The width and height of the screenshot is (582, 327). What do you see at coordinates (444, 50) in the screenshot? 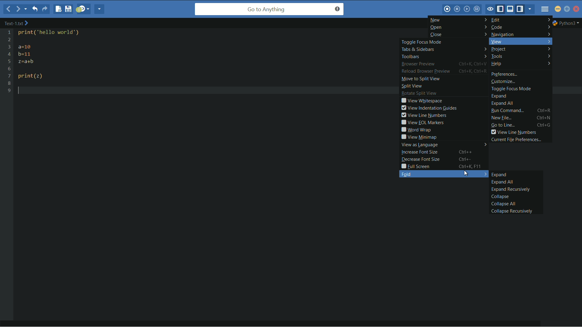
I see `tabs and sidebars` at bounding box center [444, 50].